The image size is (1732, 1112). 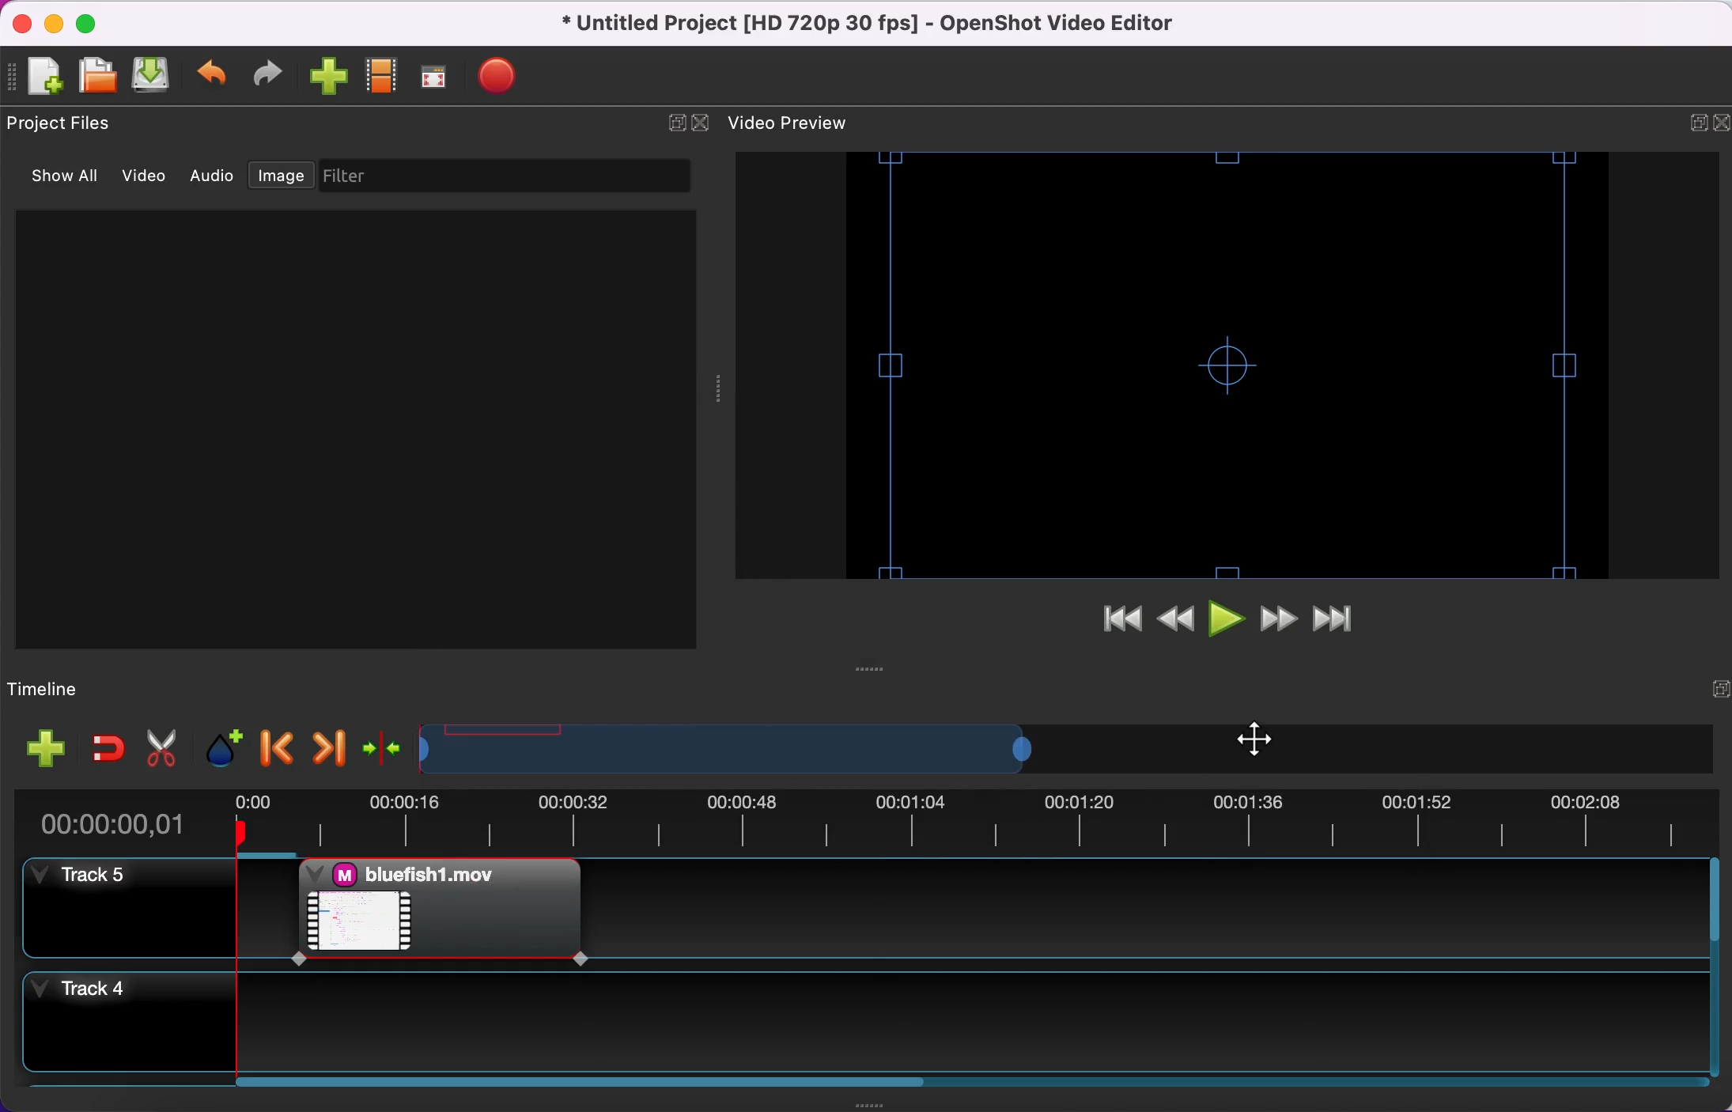 What do you see at coordinates (501, 176) in the screenshot?
I see `filter` at bounding box center [501, 176].